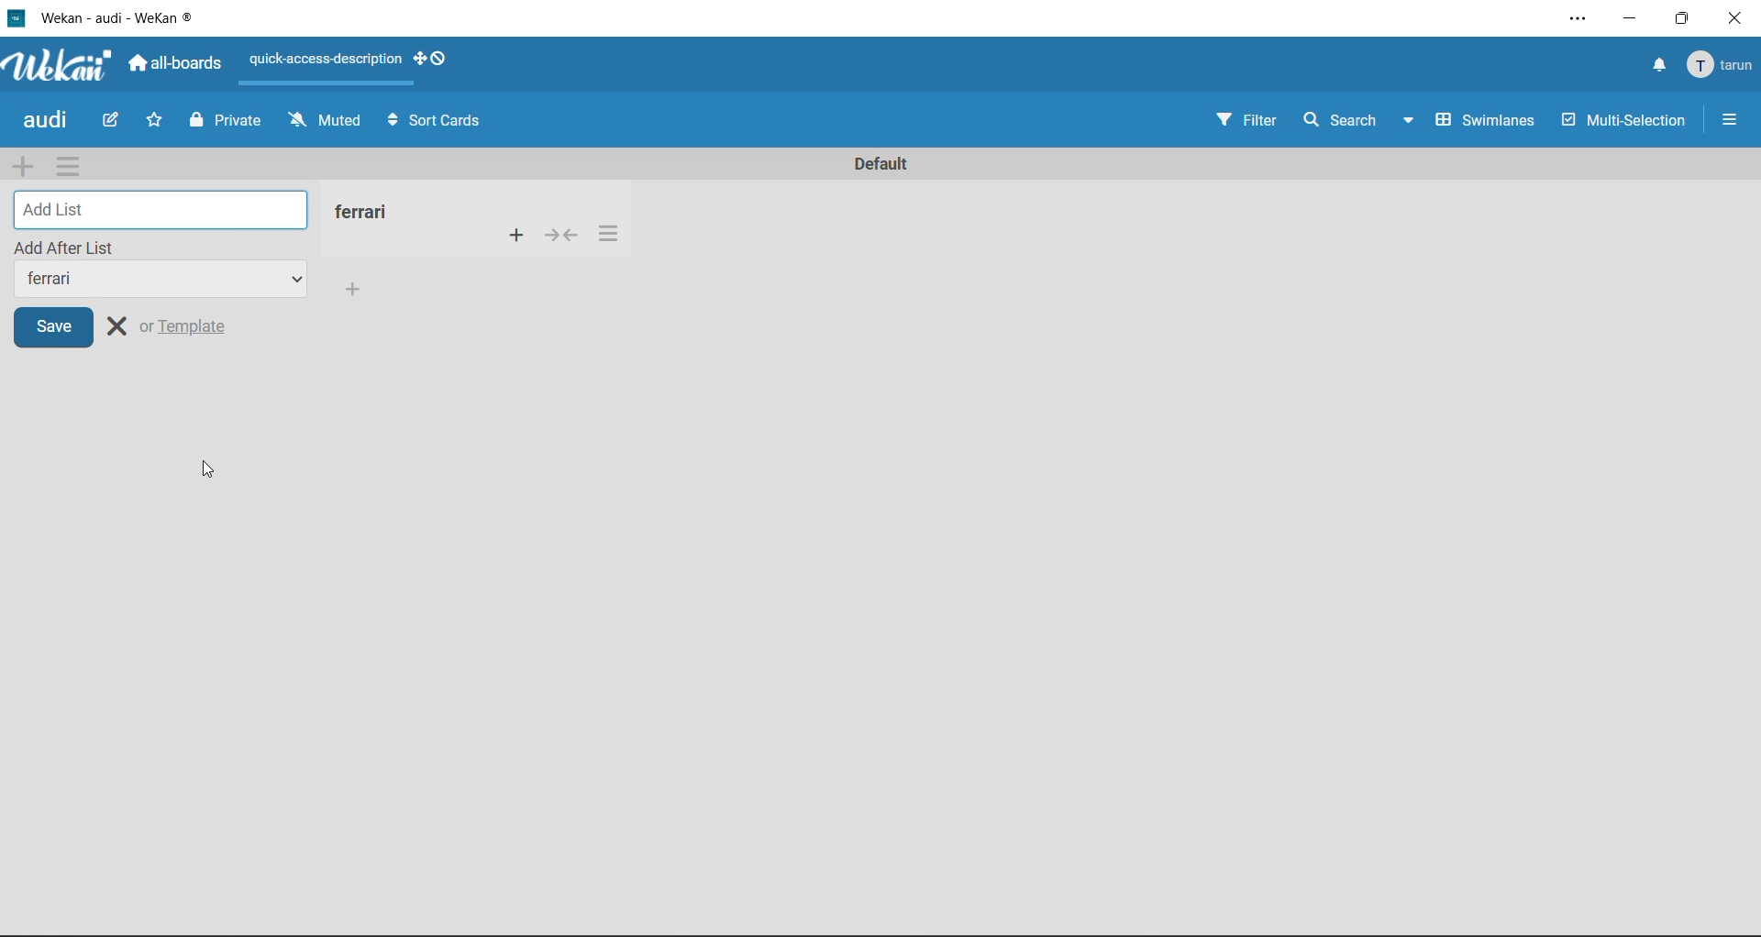  What do you see at coordinates (325, 61) in the screenshot?
I see `quick-access-description` at bounding box center [325, 61].